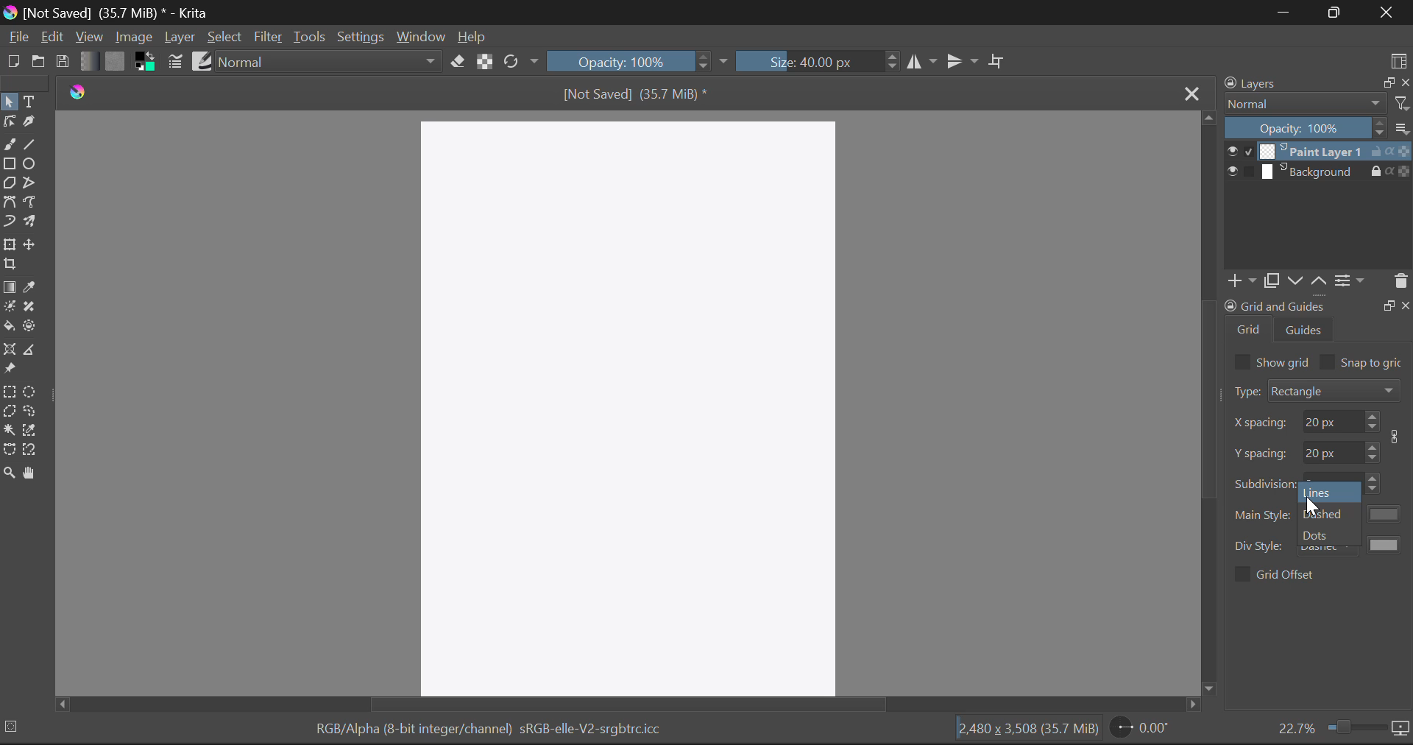  Describe the element at coordinates (9, 328) in the screenshot. I see `Fill` at that location.